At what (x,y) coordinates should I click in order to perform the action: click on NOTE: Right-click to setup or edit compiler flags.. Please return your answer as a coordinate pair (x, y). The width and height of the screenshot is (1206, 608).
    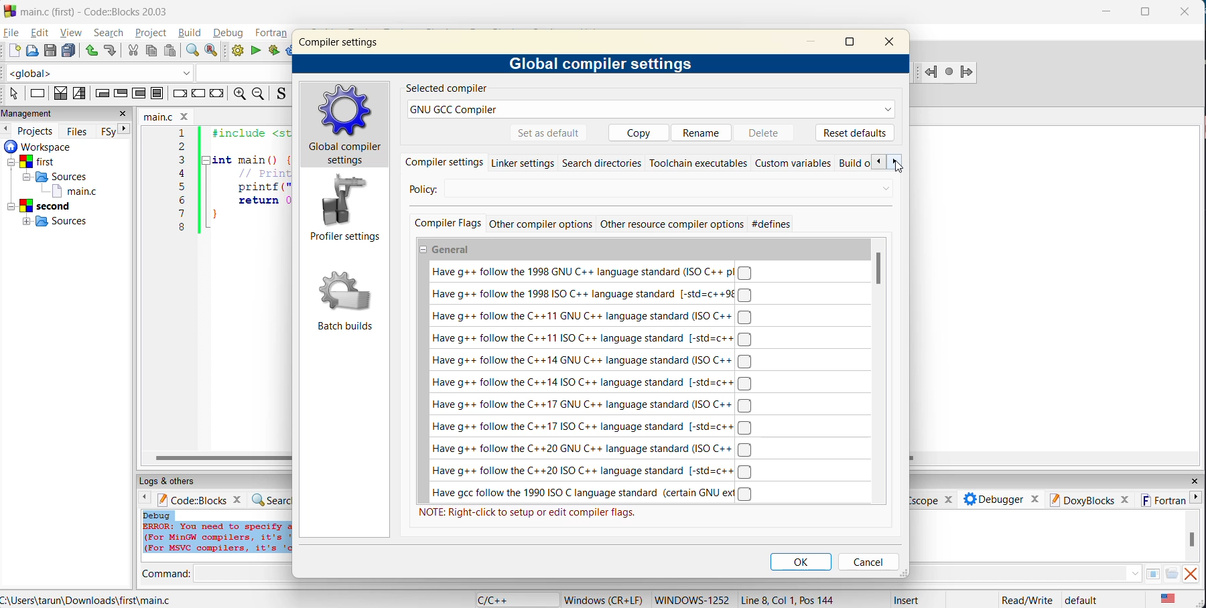
    Looking at the image, I should click on (530, 514).